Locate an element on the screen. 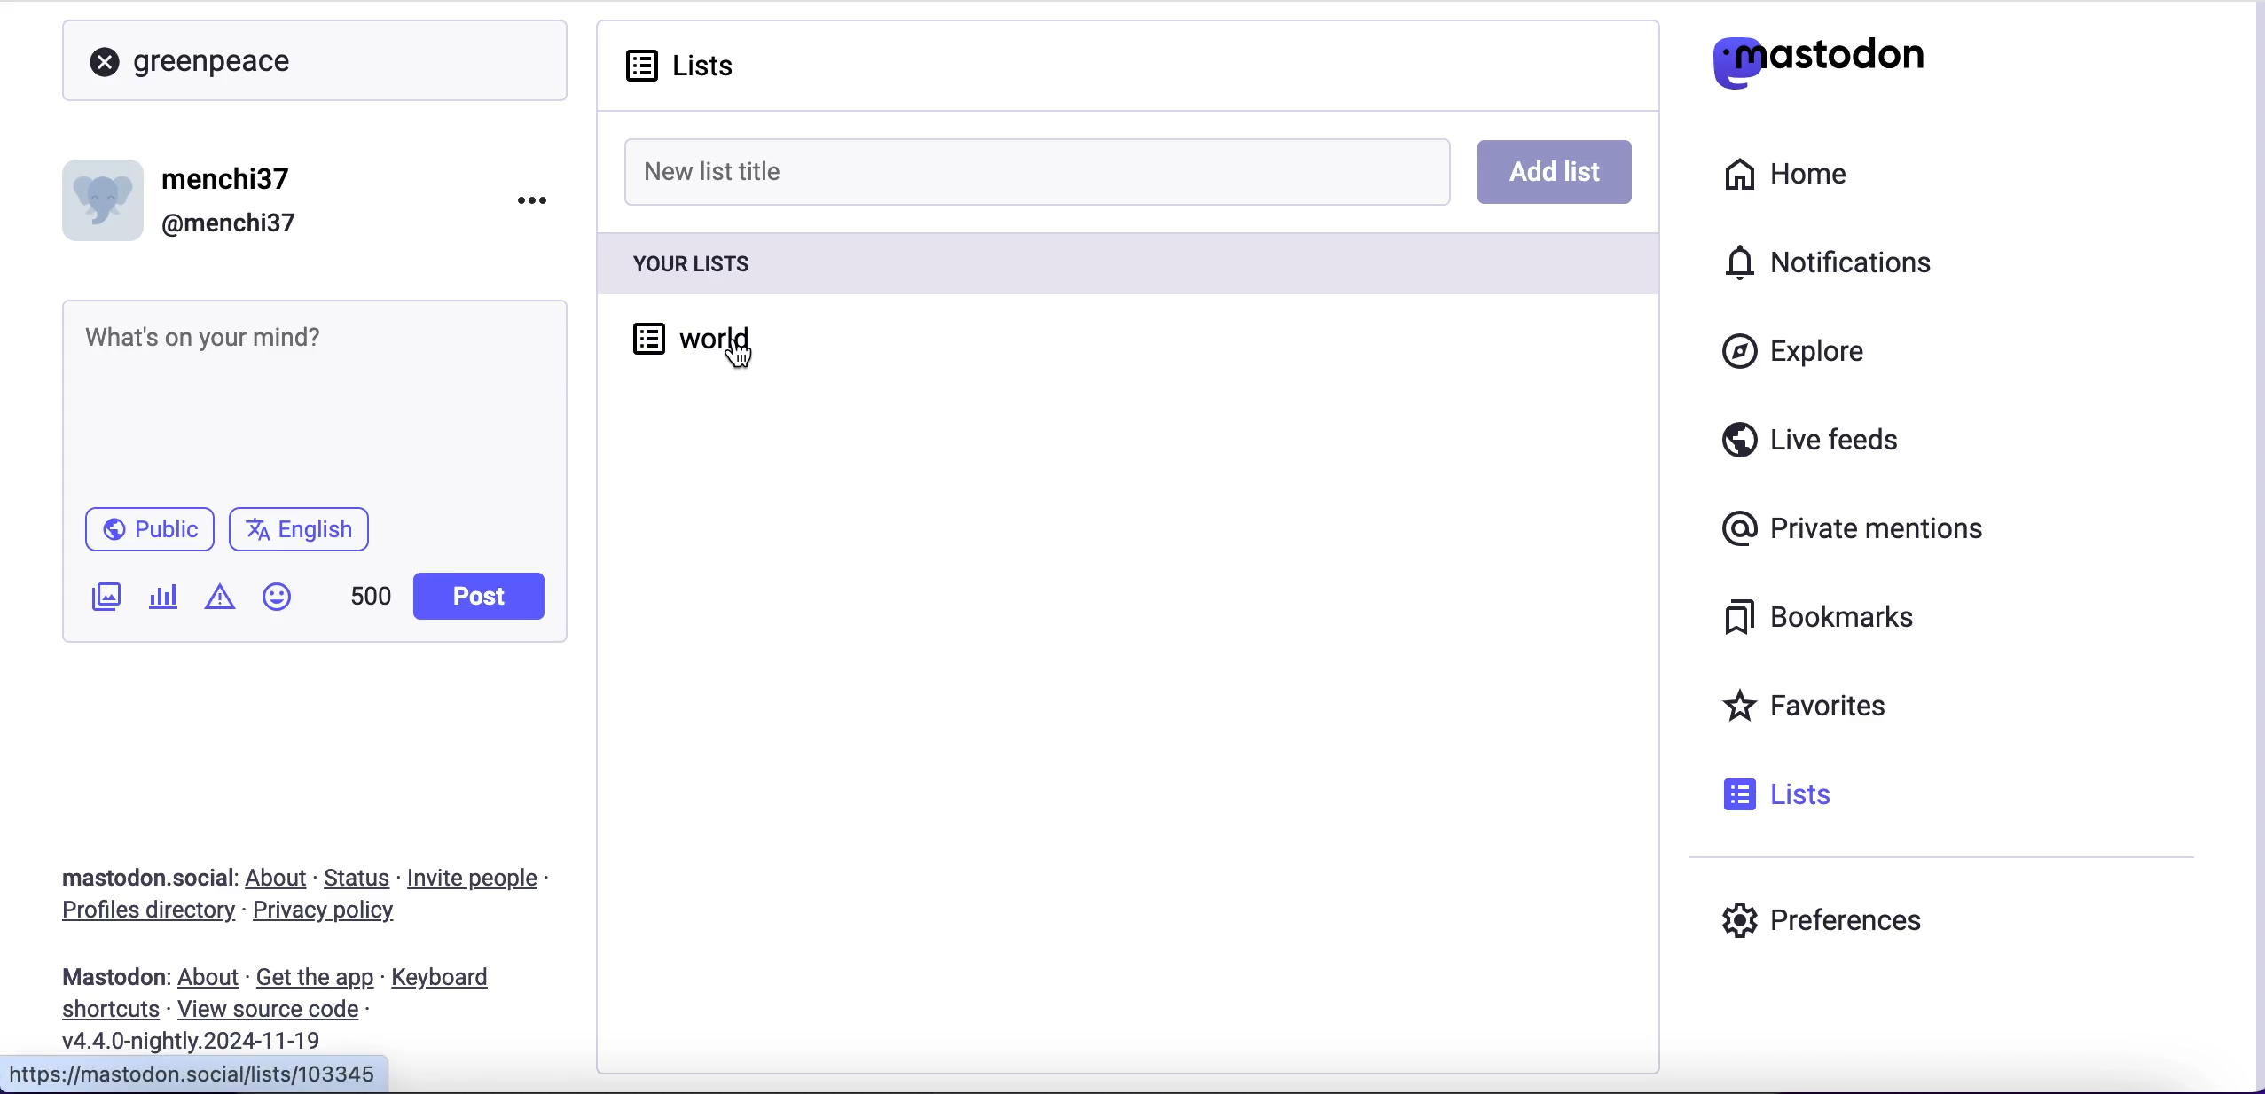  mastodon social is located at coordinates (124, 879).